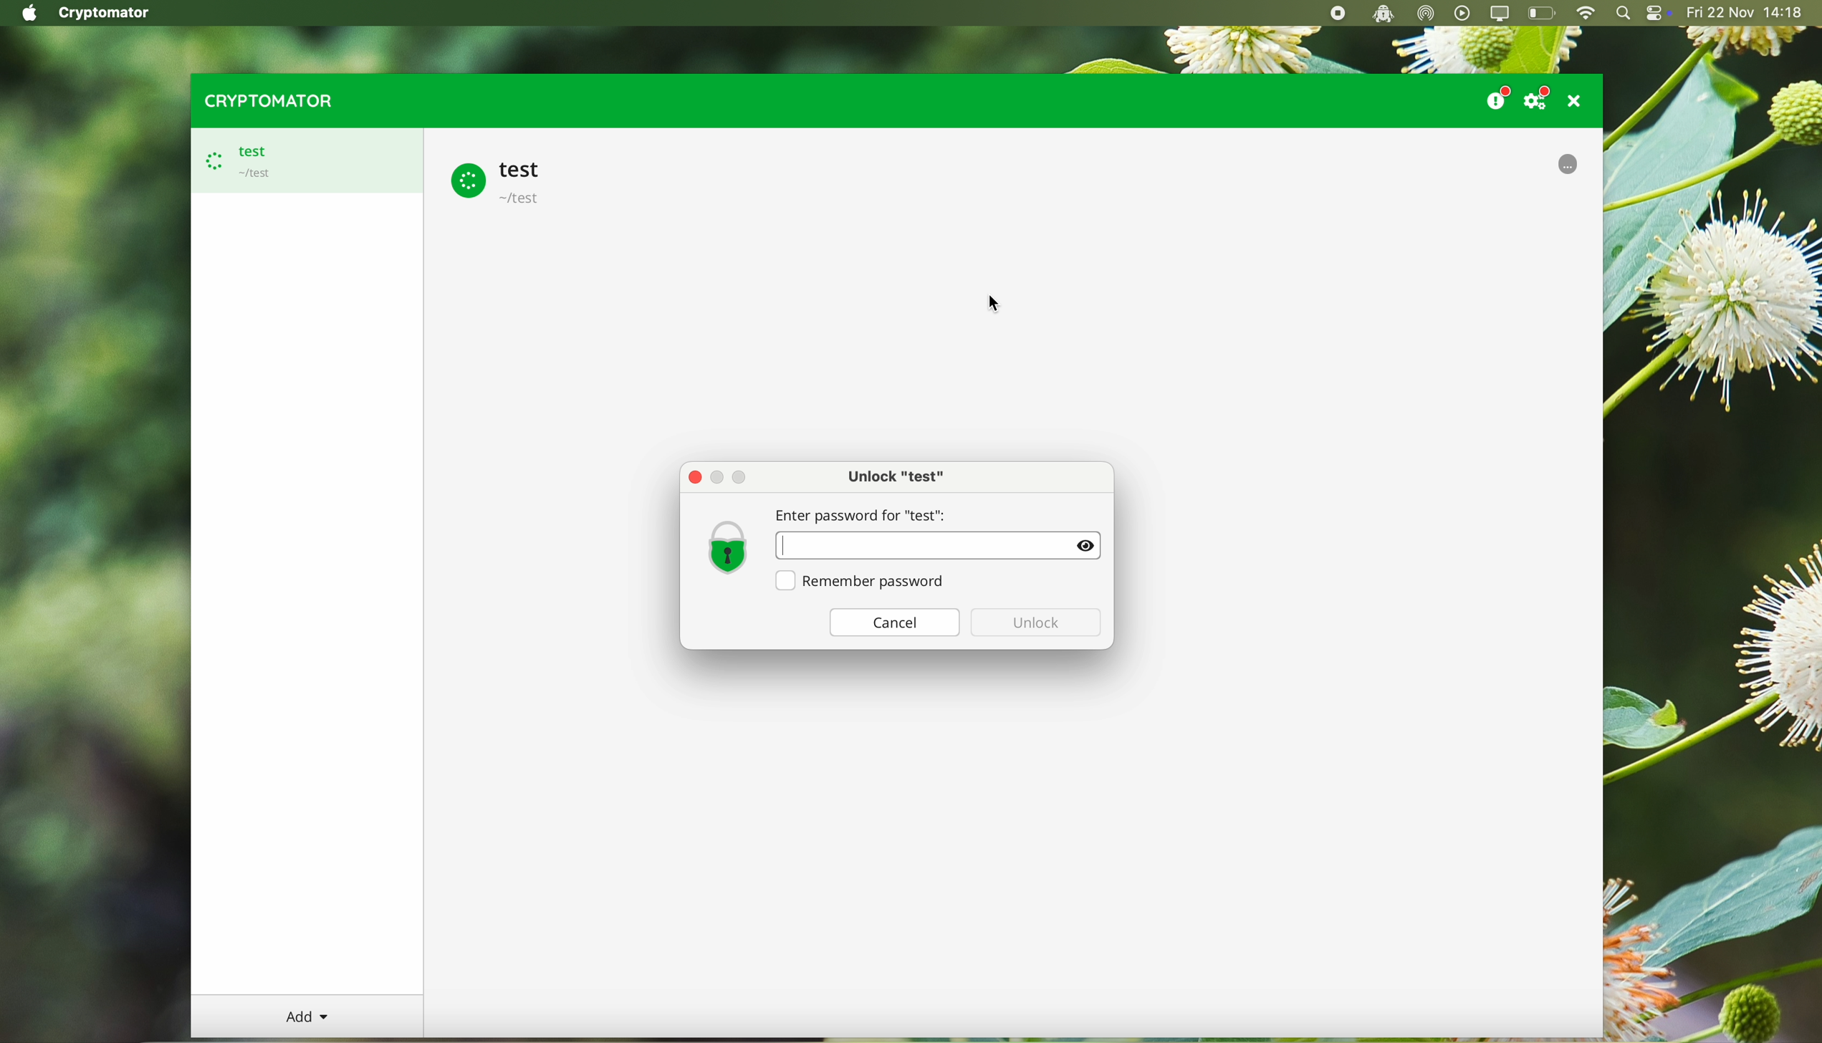 This screenshot has width=1822, height=1043. Describe the element at coordinates (916, 547) in the screenshot. I see `Password` at that location.